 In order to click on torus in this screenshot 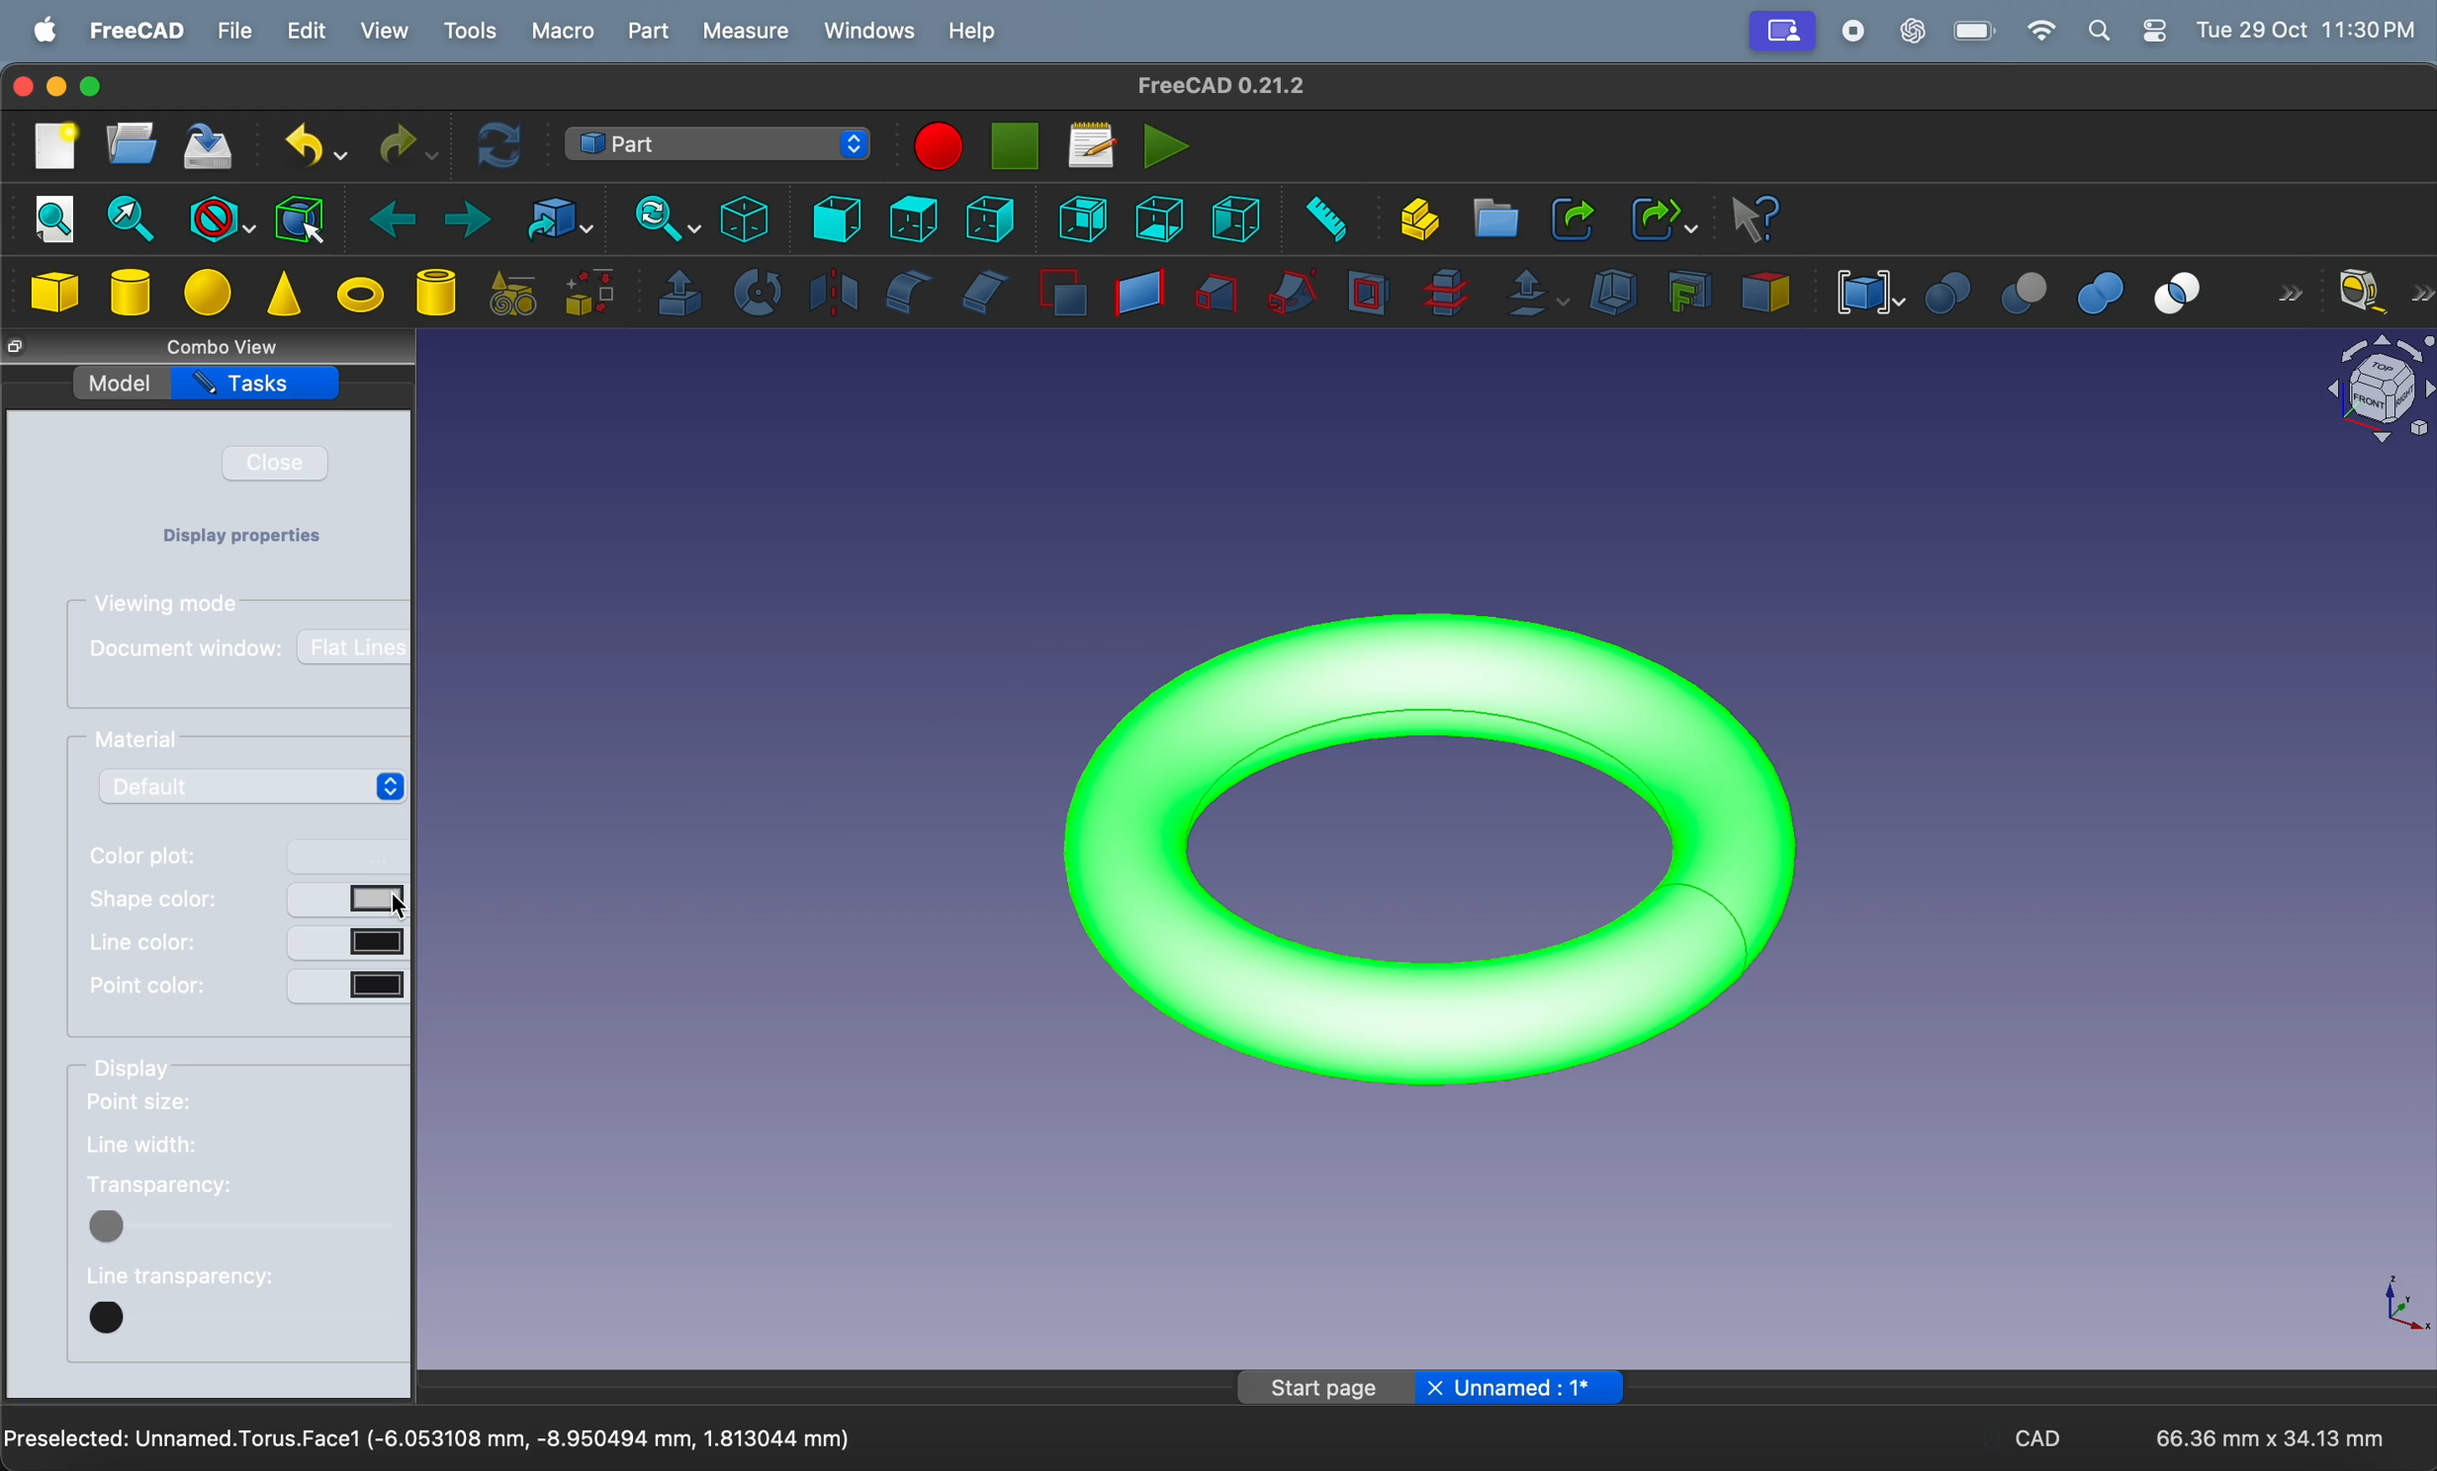, I will do `click(1423, 855)`.